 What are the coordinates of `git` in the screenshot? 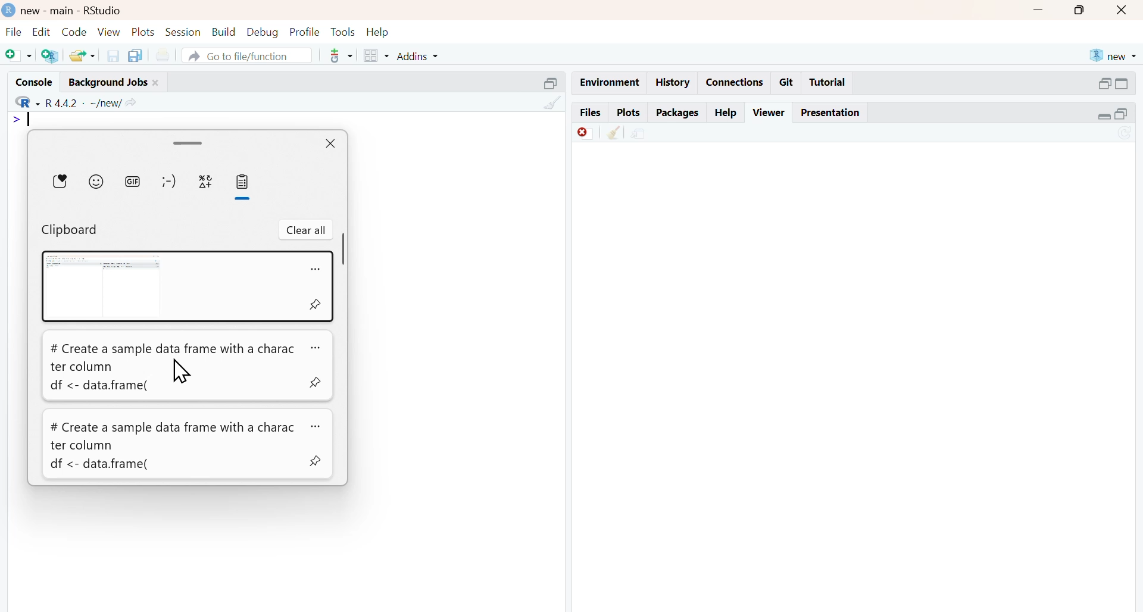 It's located at (786, 82).